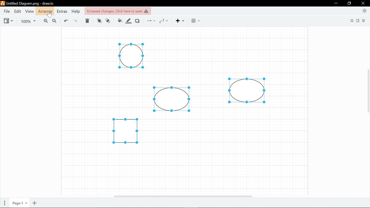 Image resolution: width=370 pixels, height=208 pixels. Describe the element at coordinates (76, 21) in the screenshot. I see `Redo` at that location.